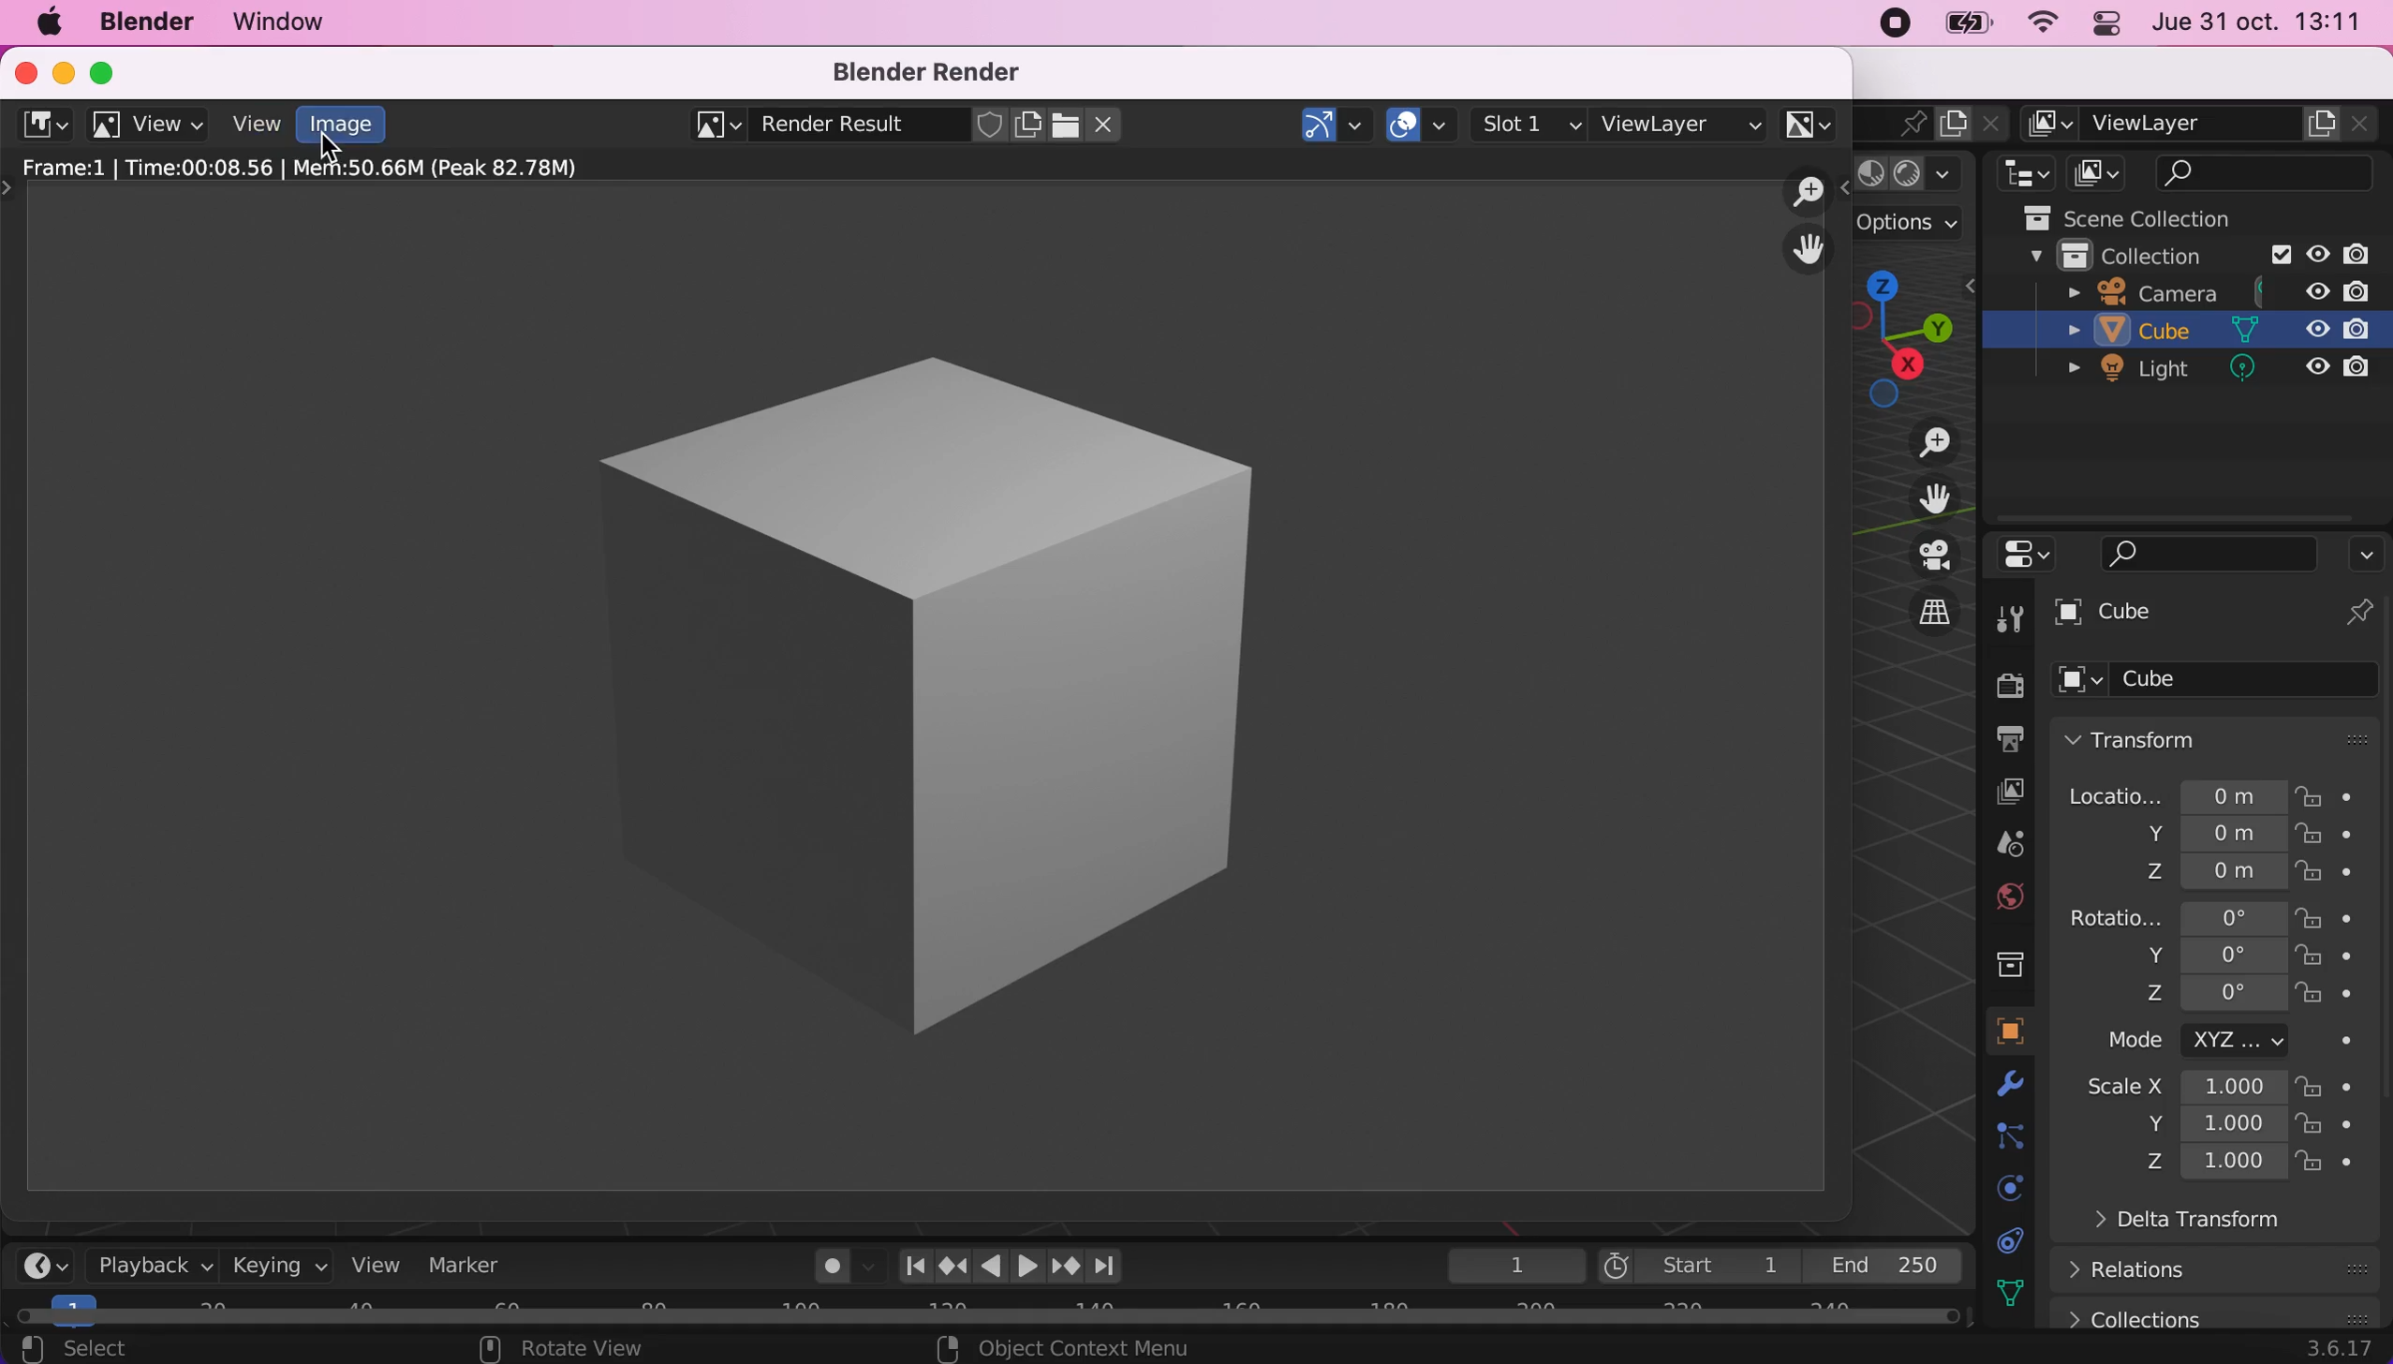  What do you see at coordinates (1916, 334) in the screenshot?
I see `click shortcut drag` at bounding box center [1916, 334].